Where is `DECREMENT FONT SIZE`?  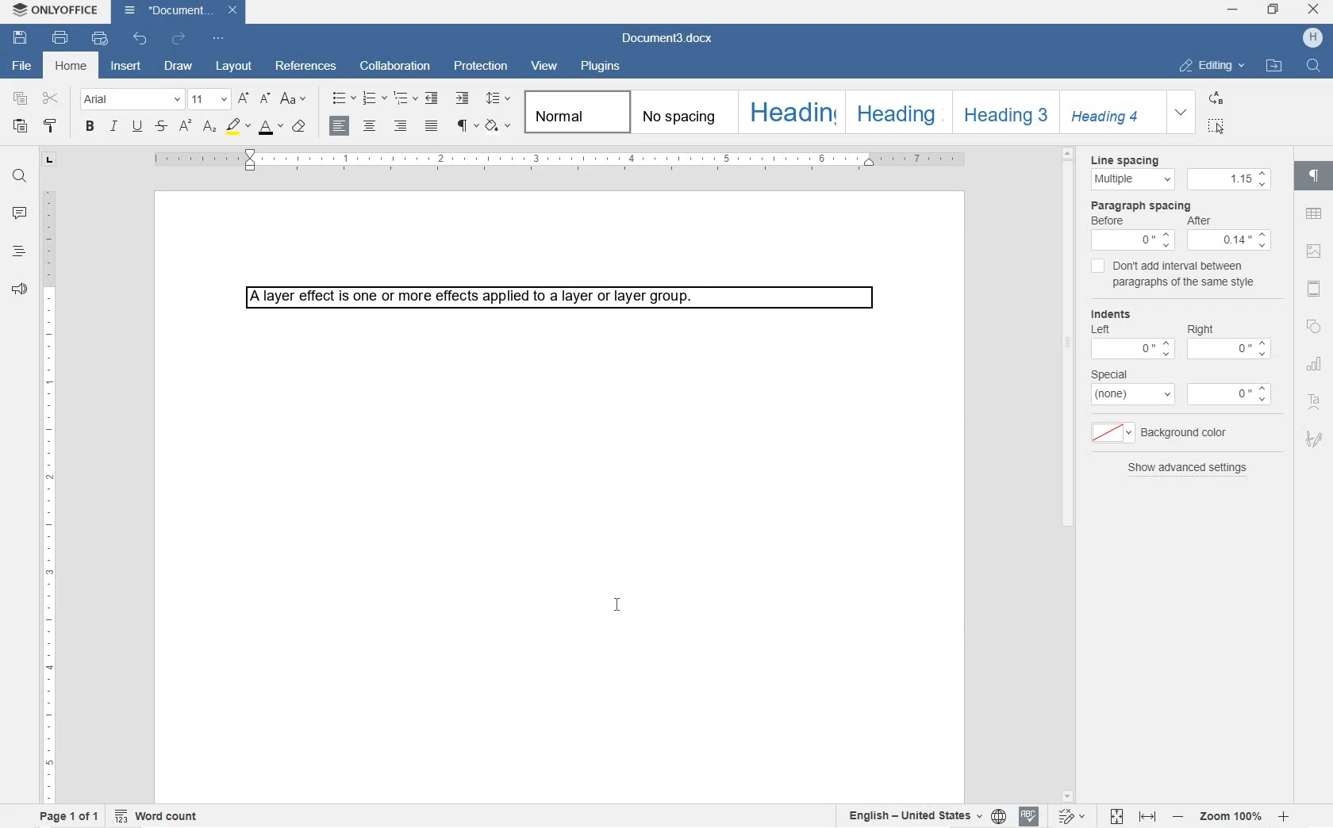 DECREMENT FONT SIZE is located at coordinates (263, 100).